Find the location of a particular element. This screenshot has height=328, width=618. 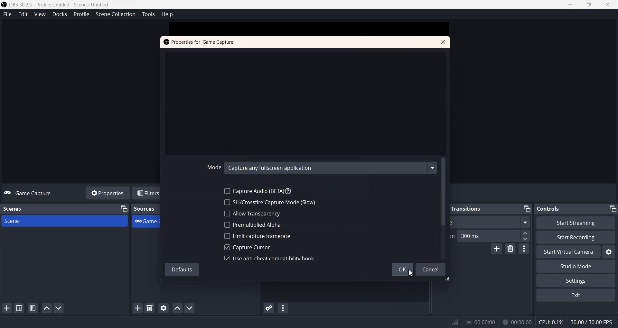

Text is located at coordinates (14, 209).